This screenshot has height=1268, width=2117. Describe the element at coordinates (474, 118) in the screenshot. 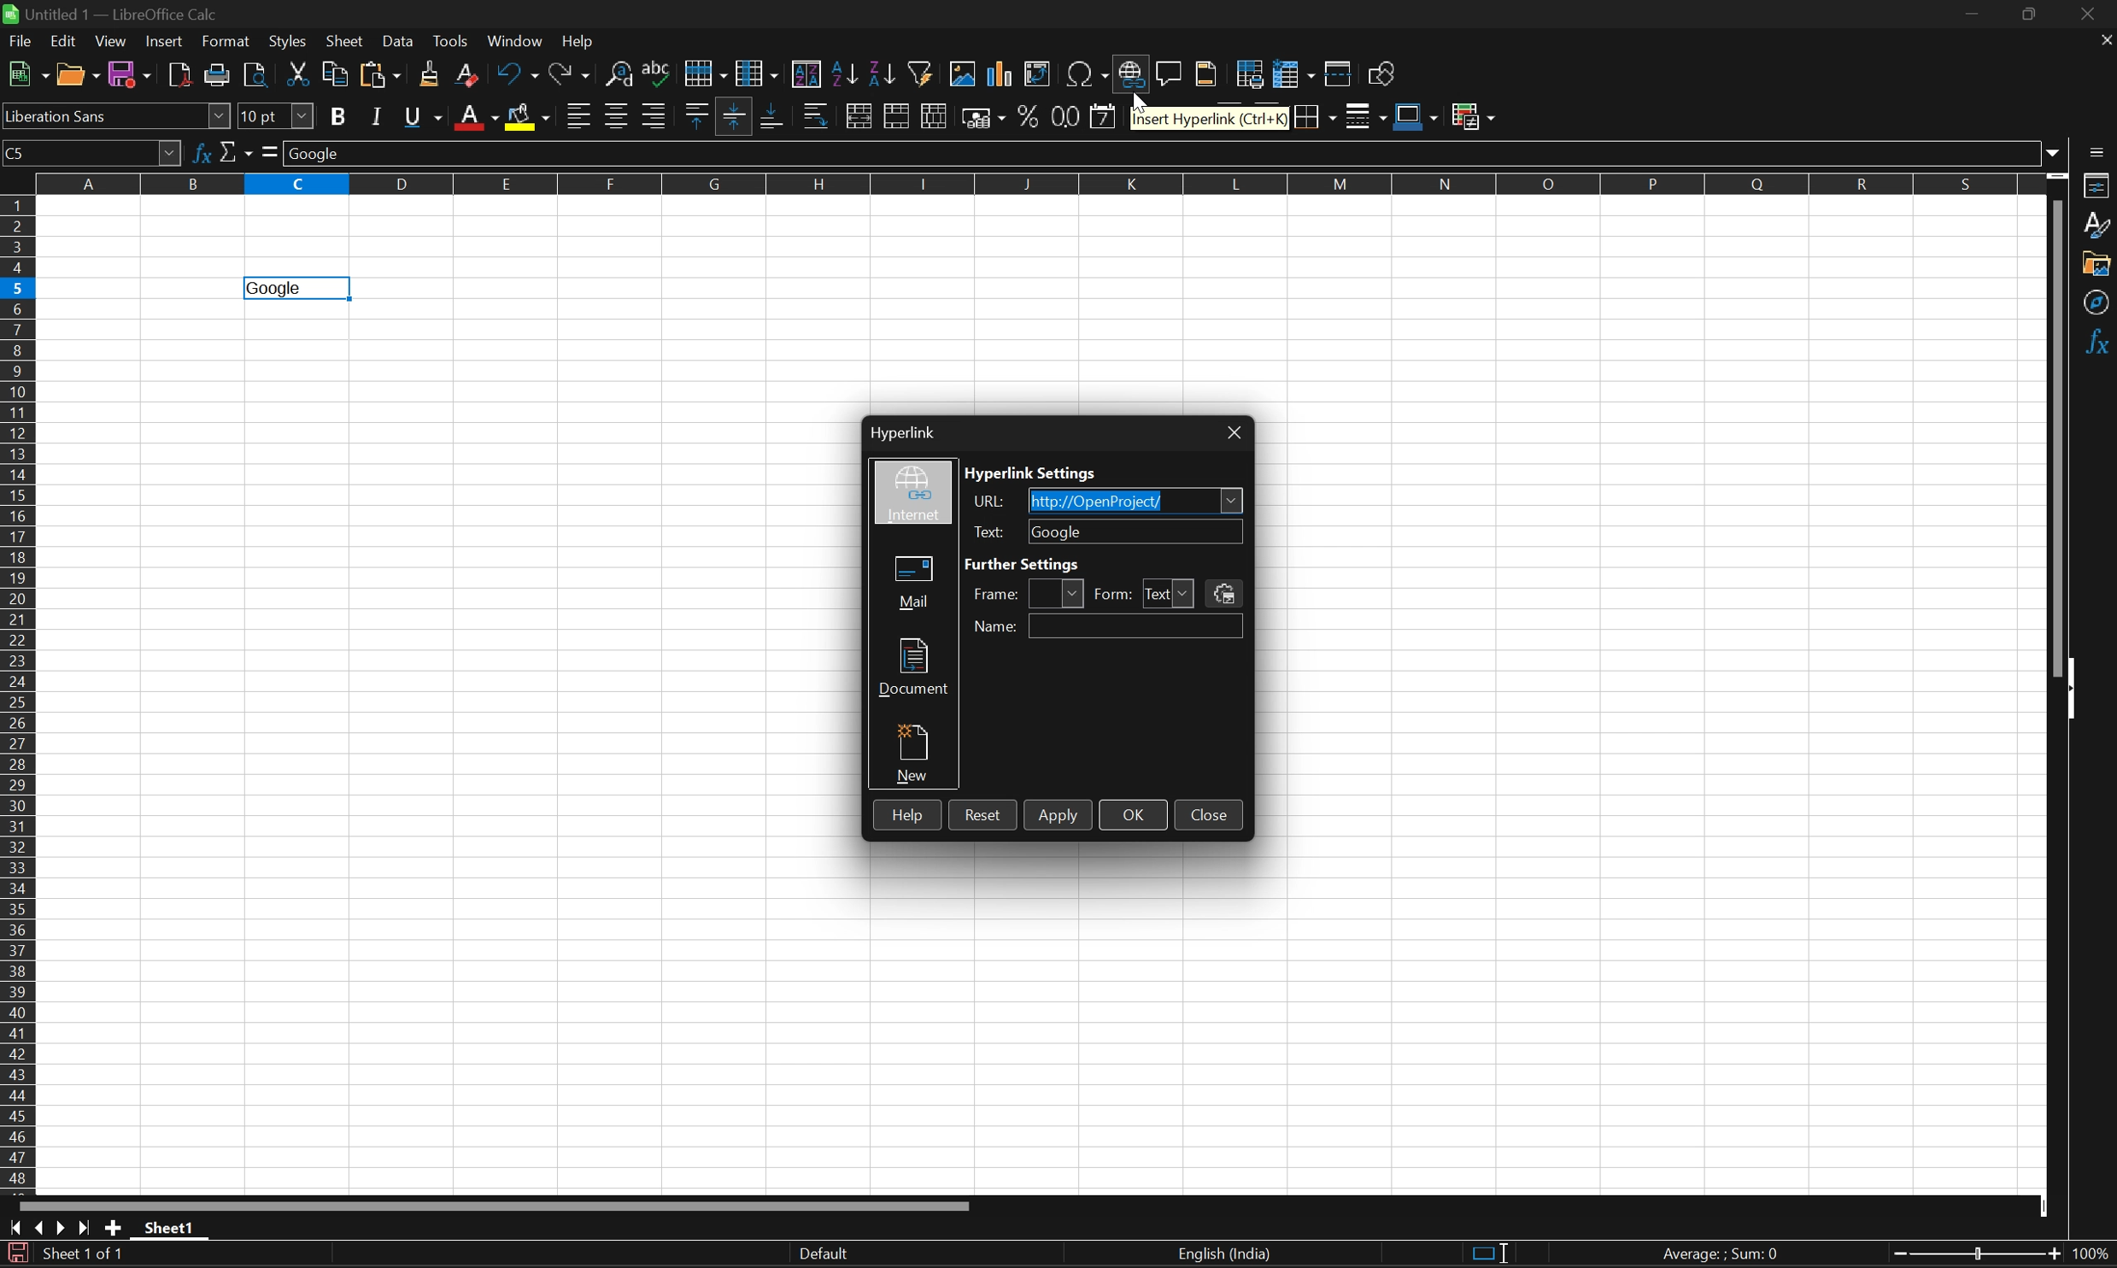

I see `Font color` at that location.